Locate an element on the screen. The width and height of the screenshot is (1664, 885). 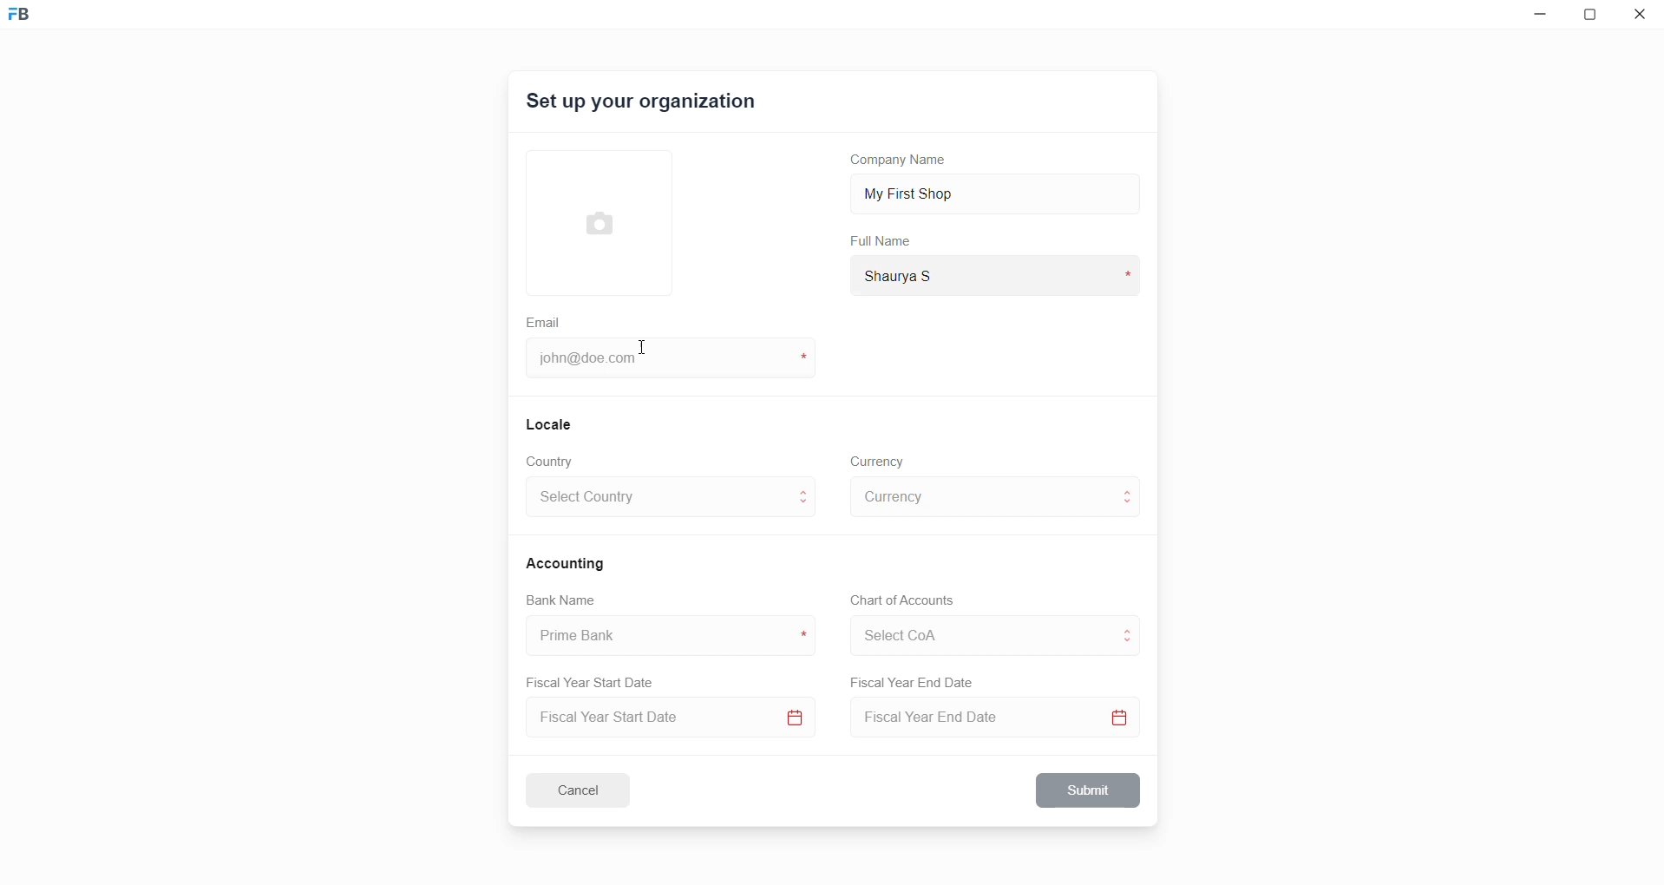
Set up your organization is located at coordinates (643, 104).